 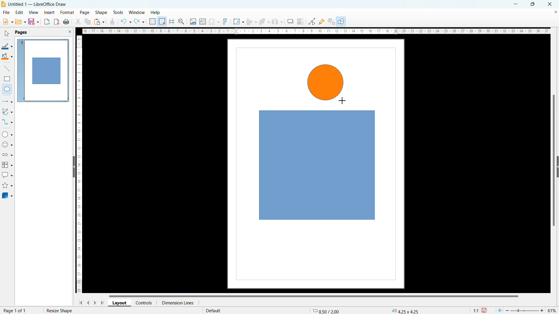 I want to click on select at least three objects to distributw, so click(x=277, y=22).